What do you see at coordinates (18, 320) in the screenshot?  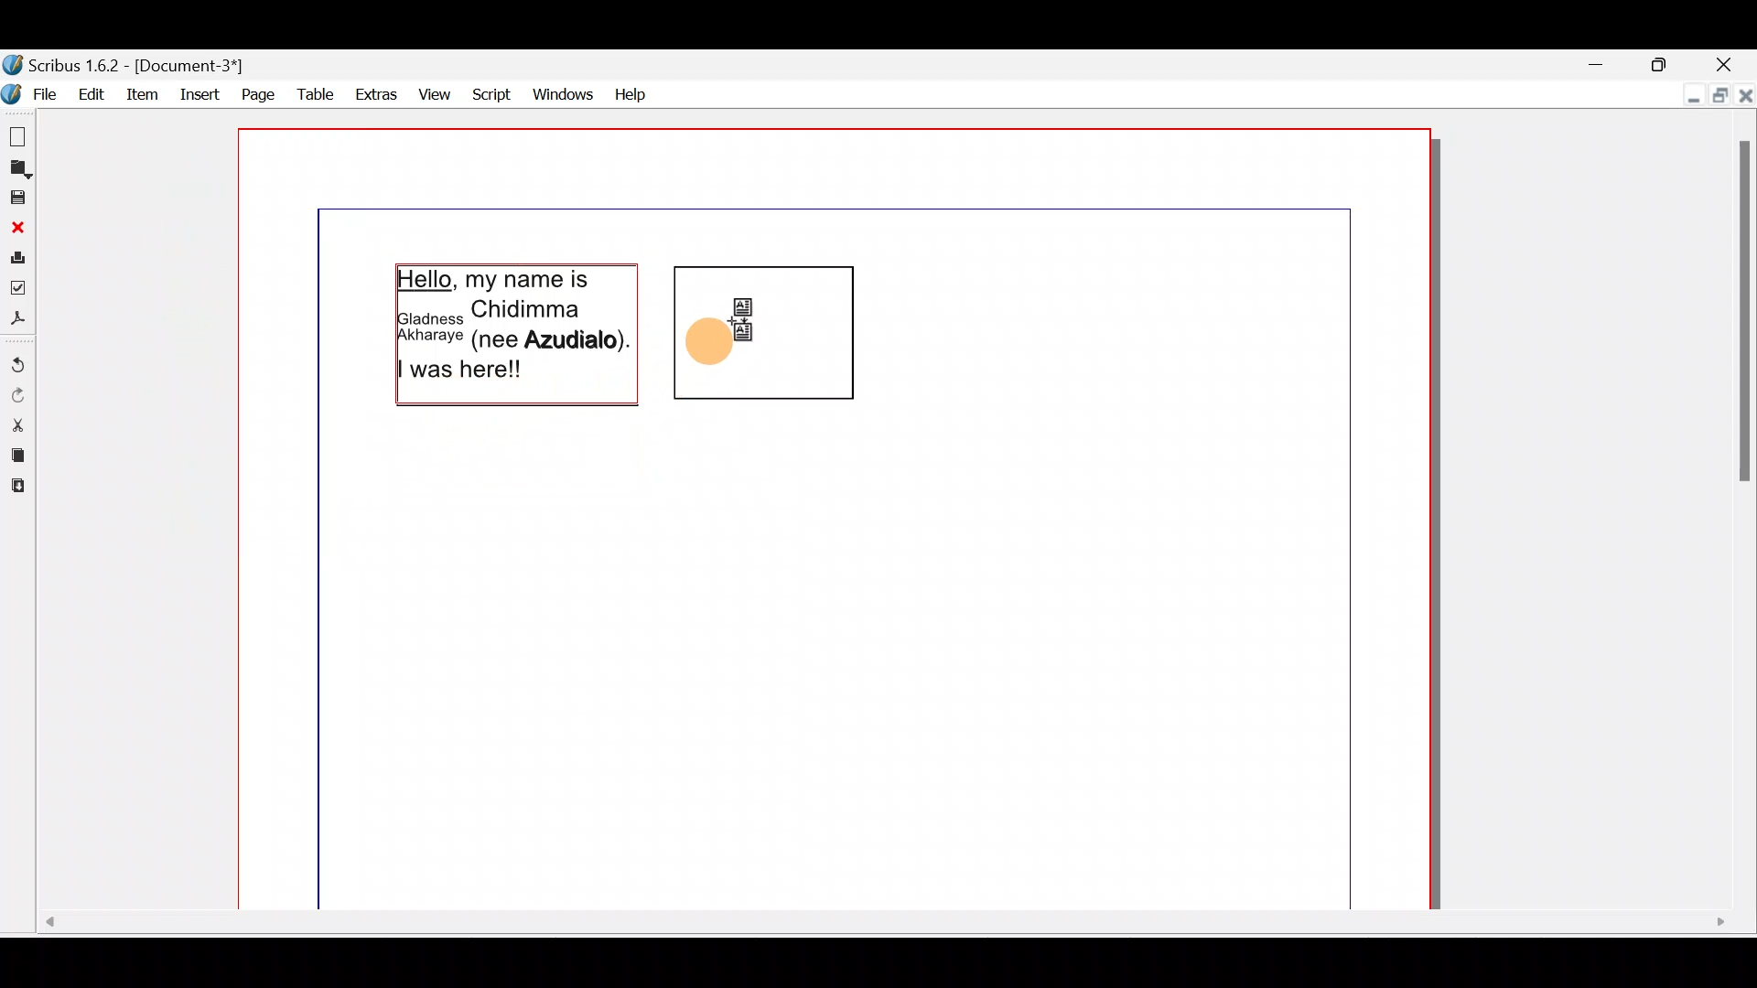 I see `Save as PDF` at bounding box center [18, 320].